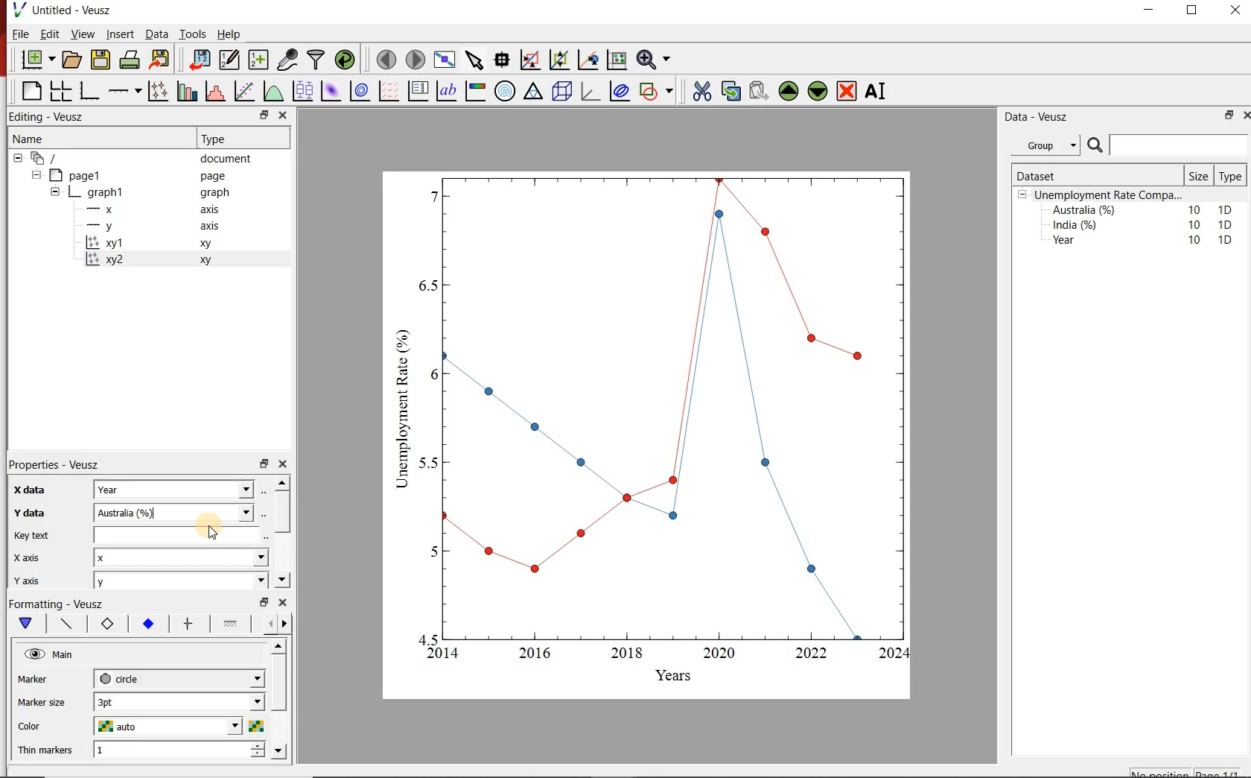  Describe the element at coordinates (264, 601) in the screenshot. I see `minimise` at that location.